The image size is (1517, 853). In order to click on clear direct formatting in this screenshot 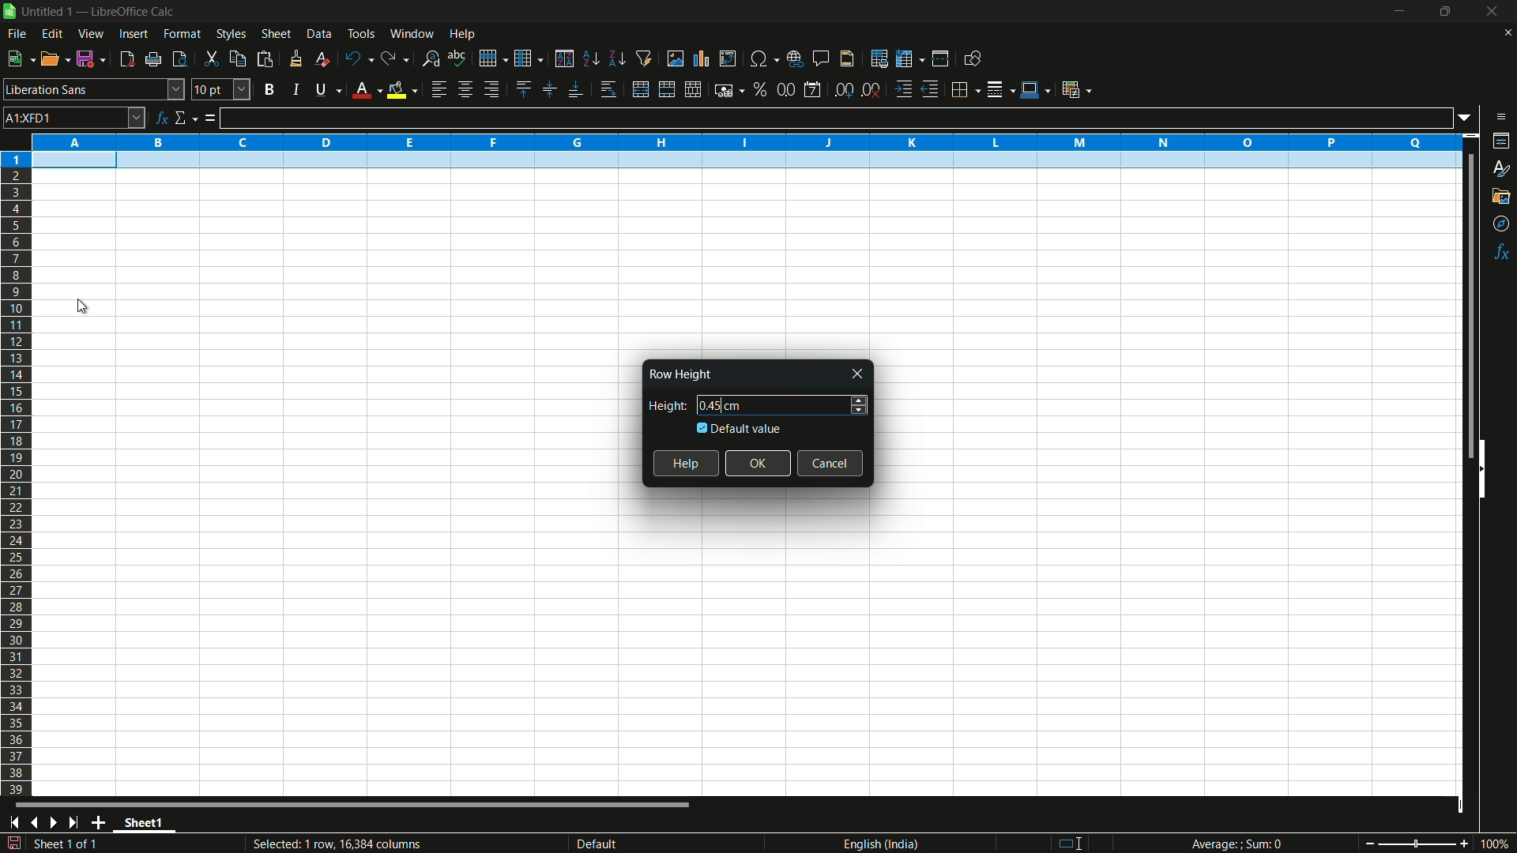, I will do `click(320, 58)`.